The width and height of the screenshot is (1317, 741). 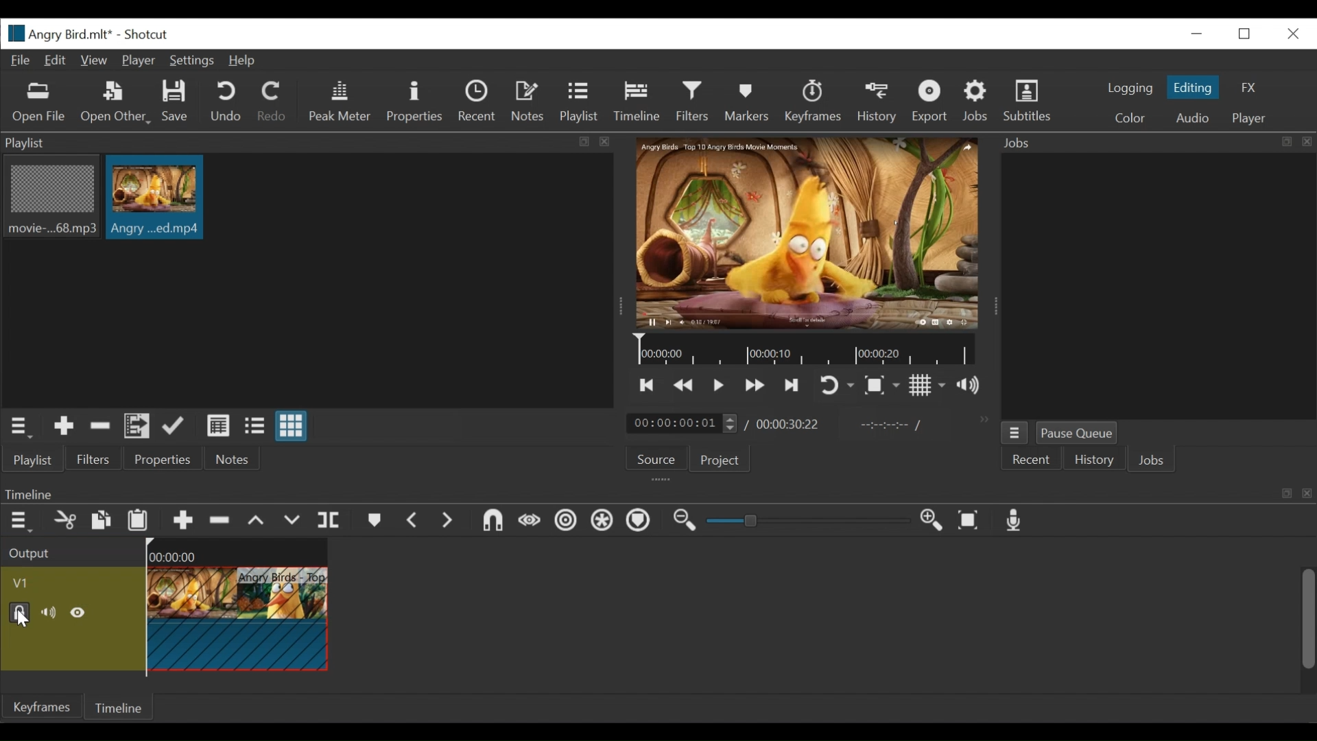 I want to click on Undo, so click(x=225, y=102).